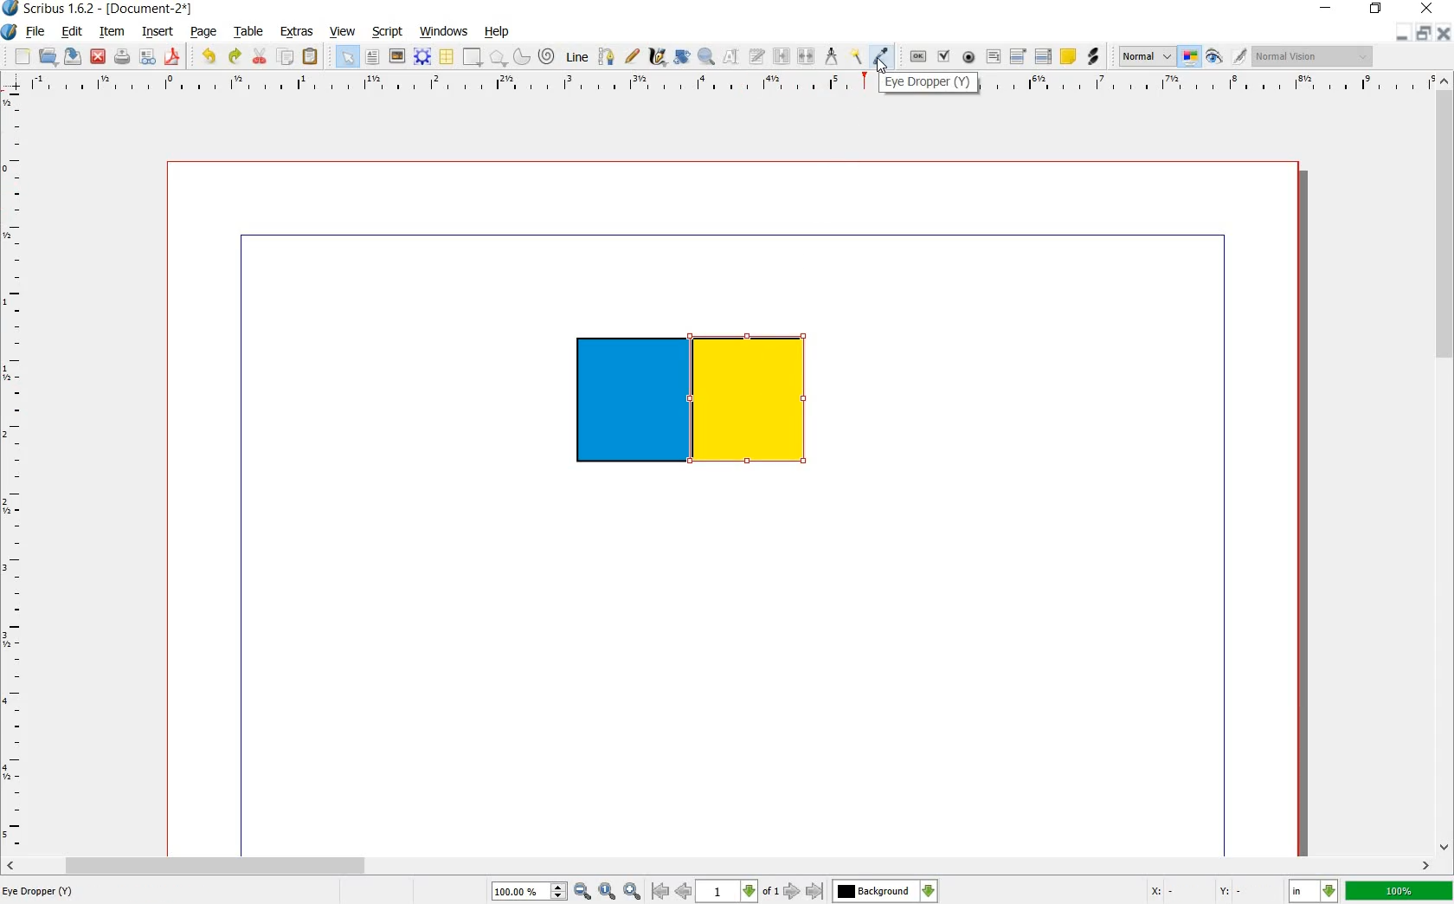  I want to click on page, so click(204, 33).